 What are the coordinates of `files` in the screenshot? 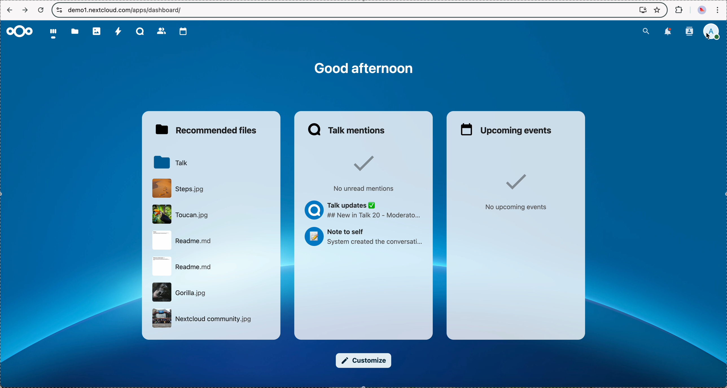 It's located at (75, 33).